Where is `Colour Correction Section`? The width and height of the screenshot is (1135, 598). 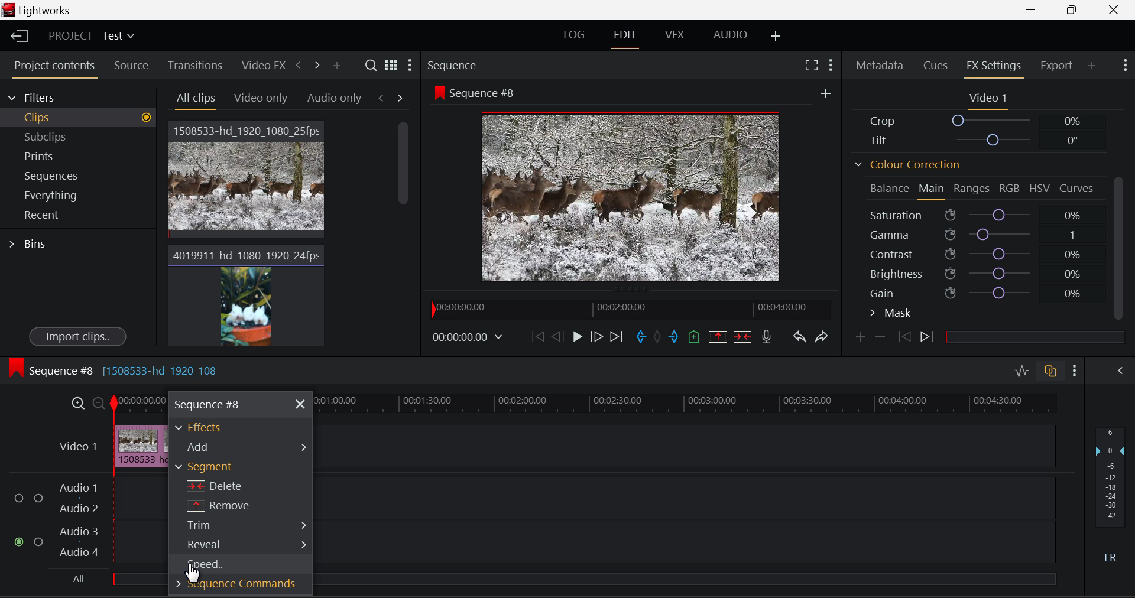 Colour Correction Section is located at coordinates (929, 164).